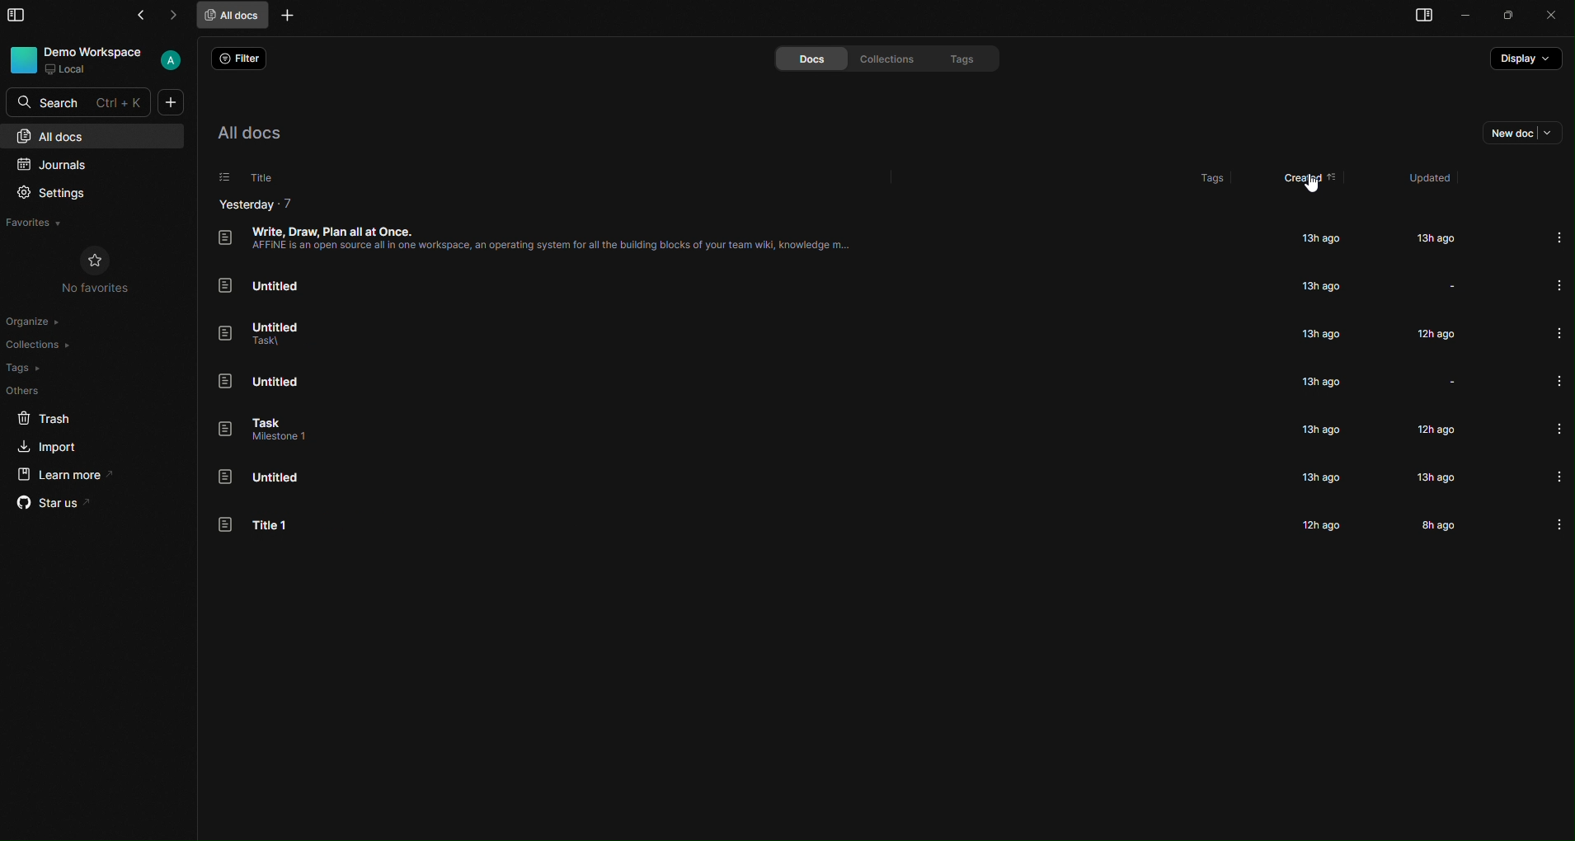 This screenshot has height=841, width=1575. What do you see at coordinates (1323, 334) in the screenshot?
I see `13h ago` at bounding box center [1323, 334].